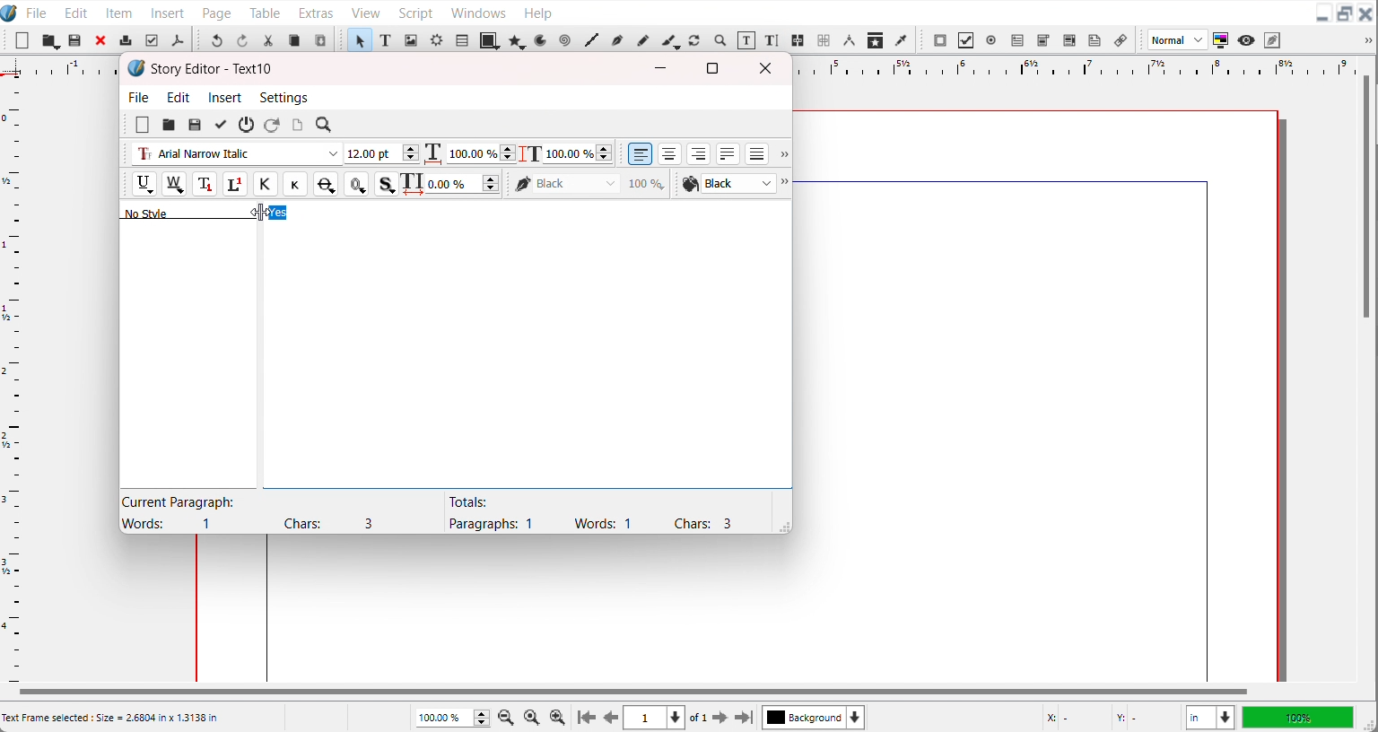  Describe the element at coordinates (990, 40) in the screenshot. I see `PDF radio button` at that location.